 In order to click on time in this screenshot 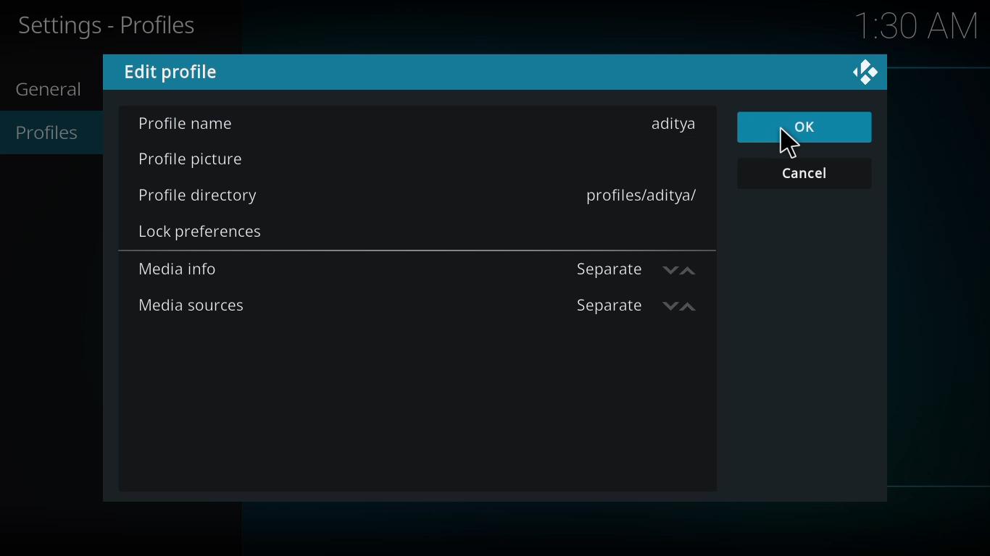, I will do `click(919, 26)`.